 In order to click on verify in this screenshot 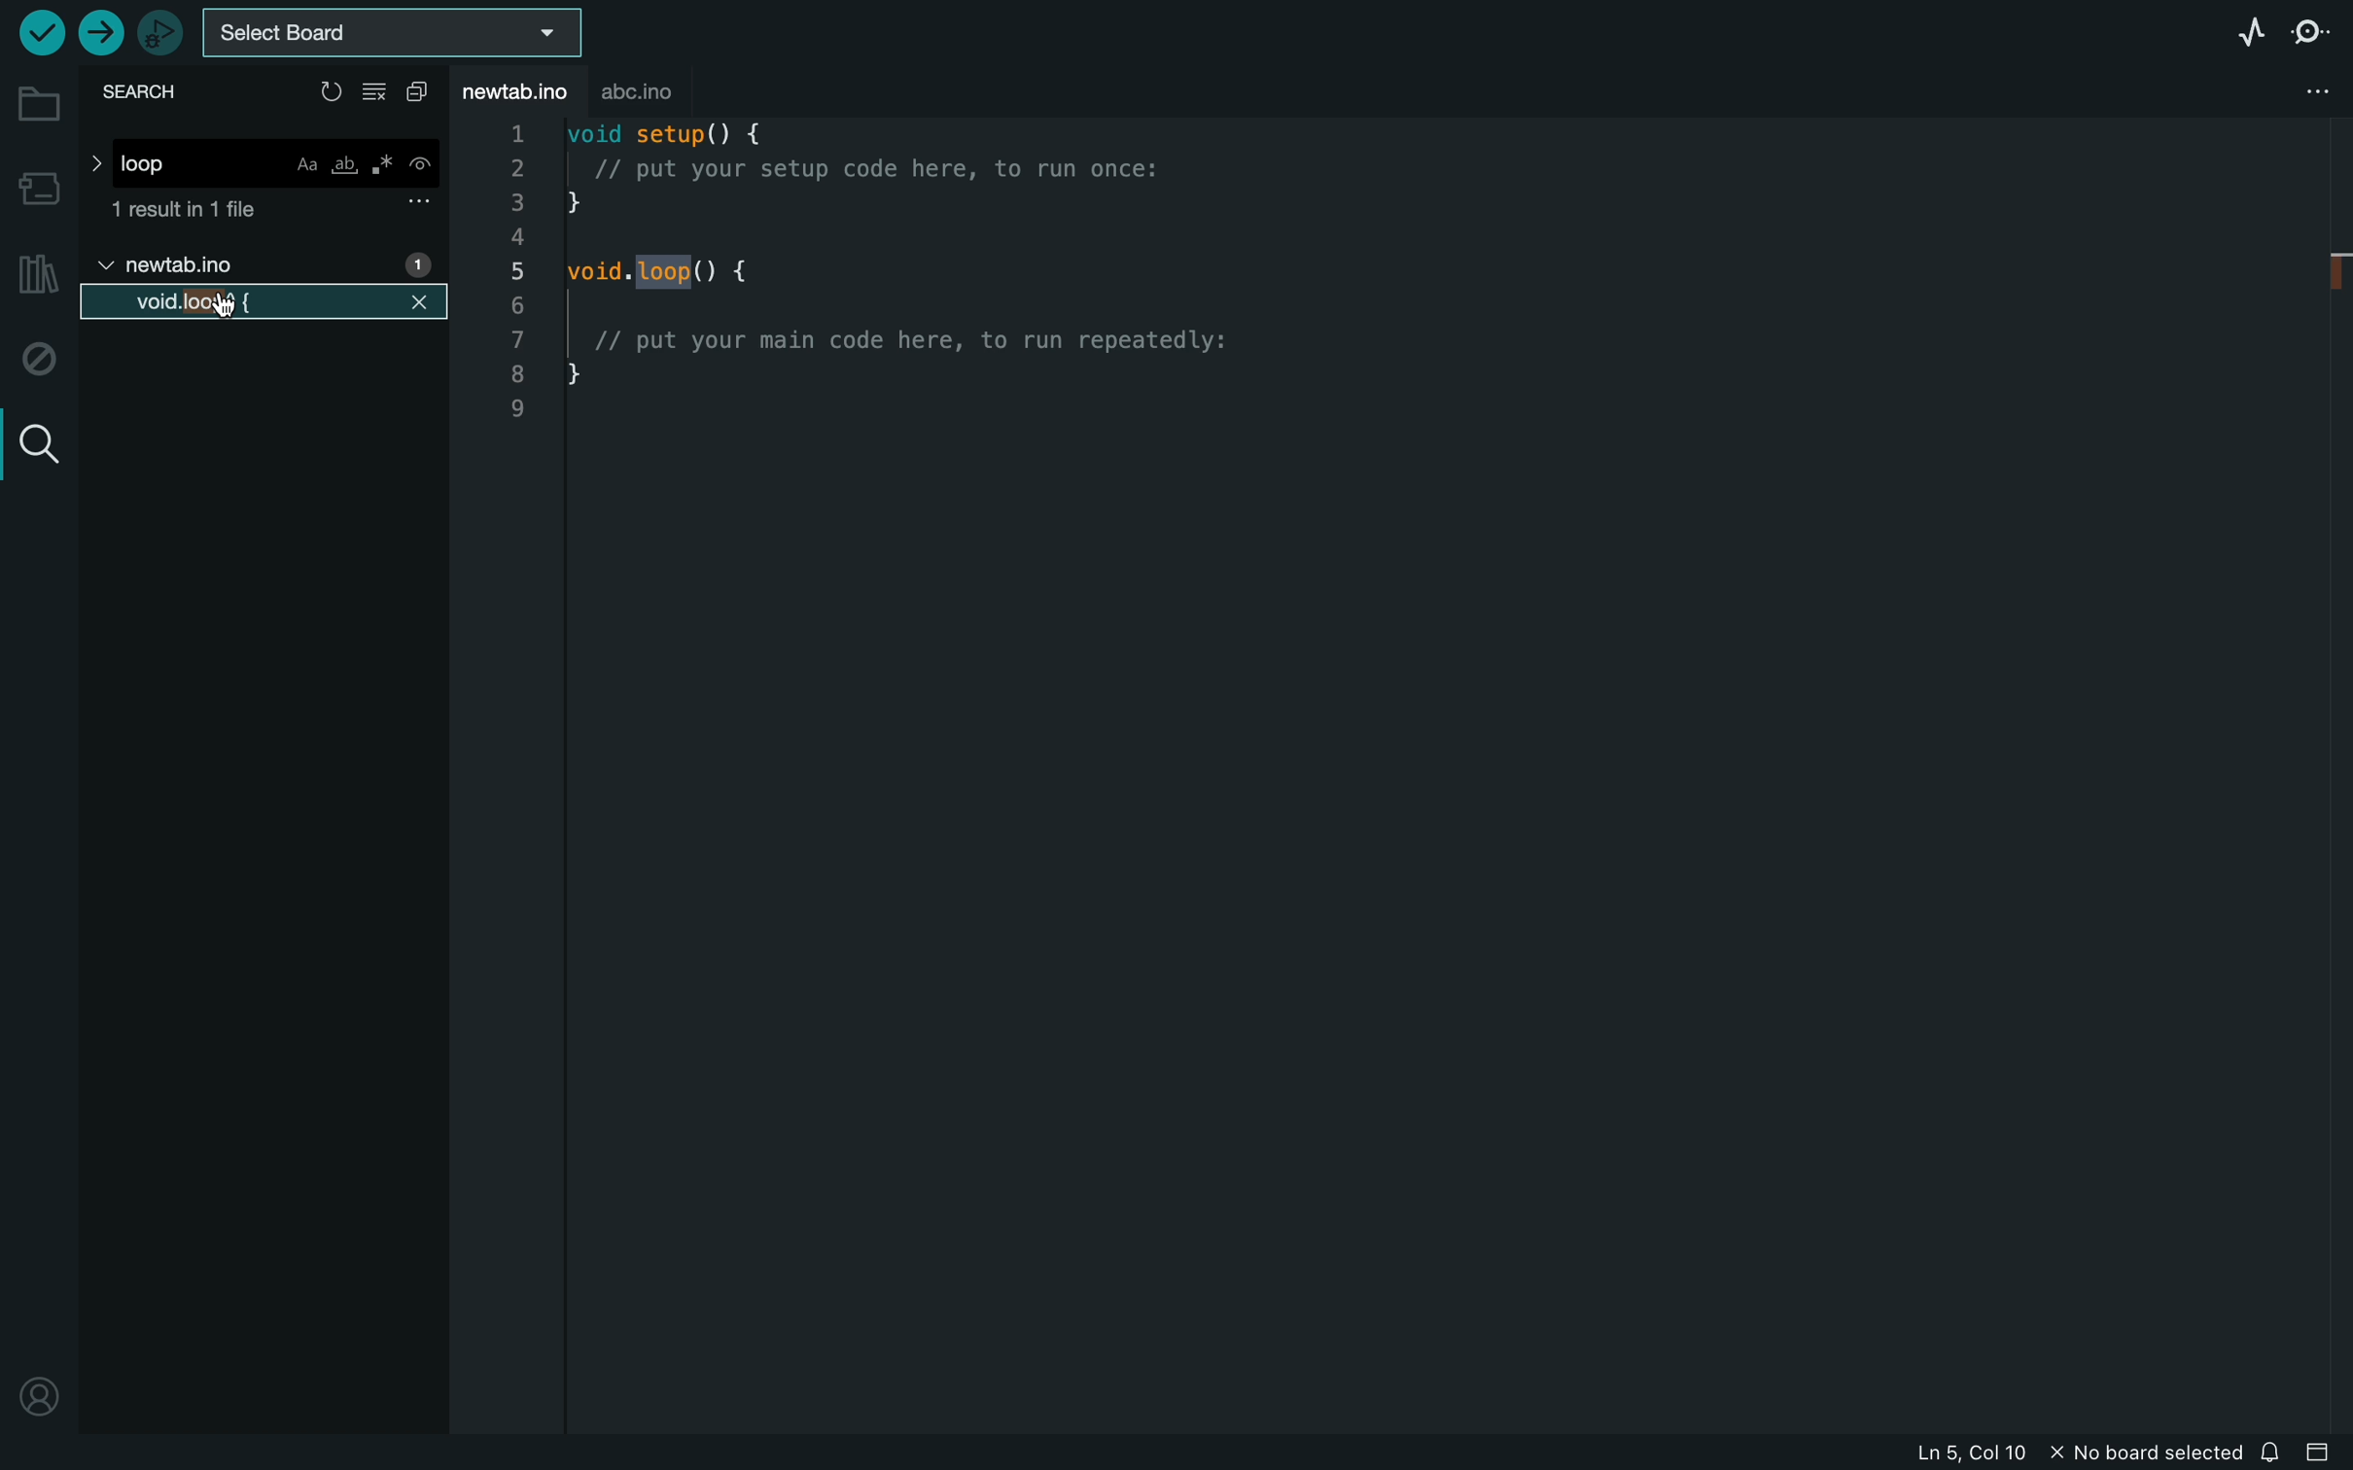, I will do `click(39, 34)`.